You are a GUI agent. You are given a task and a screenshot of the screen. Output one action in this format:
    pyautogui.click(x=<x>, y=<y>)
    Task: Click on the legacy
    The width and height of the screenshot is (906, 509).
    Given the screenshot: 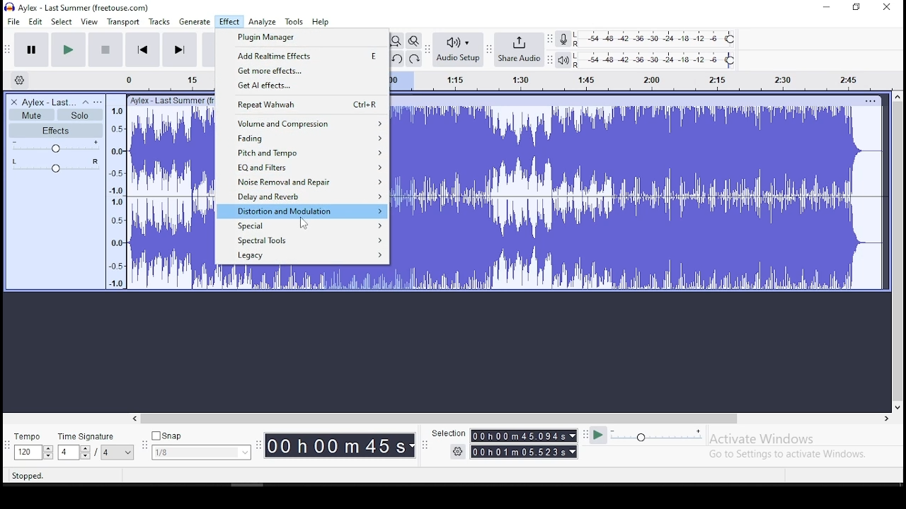 What is the action you would take?
    pyautogui.click(x=301, y=256)
    